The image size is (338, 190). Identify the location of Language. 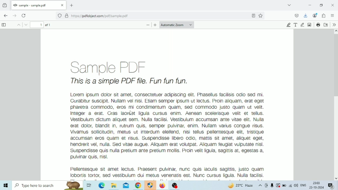
(304, 185).